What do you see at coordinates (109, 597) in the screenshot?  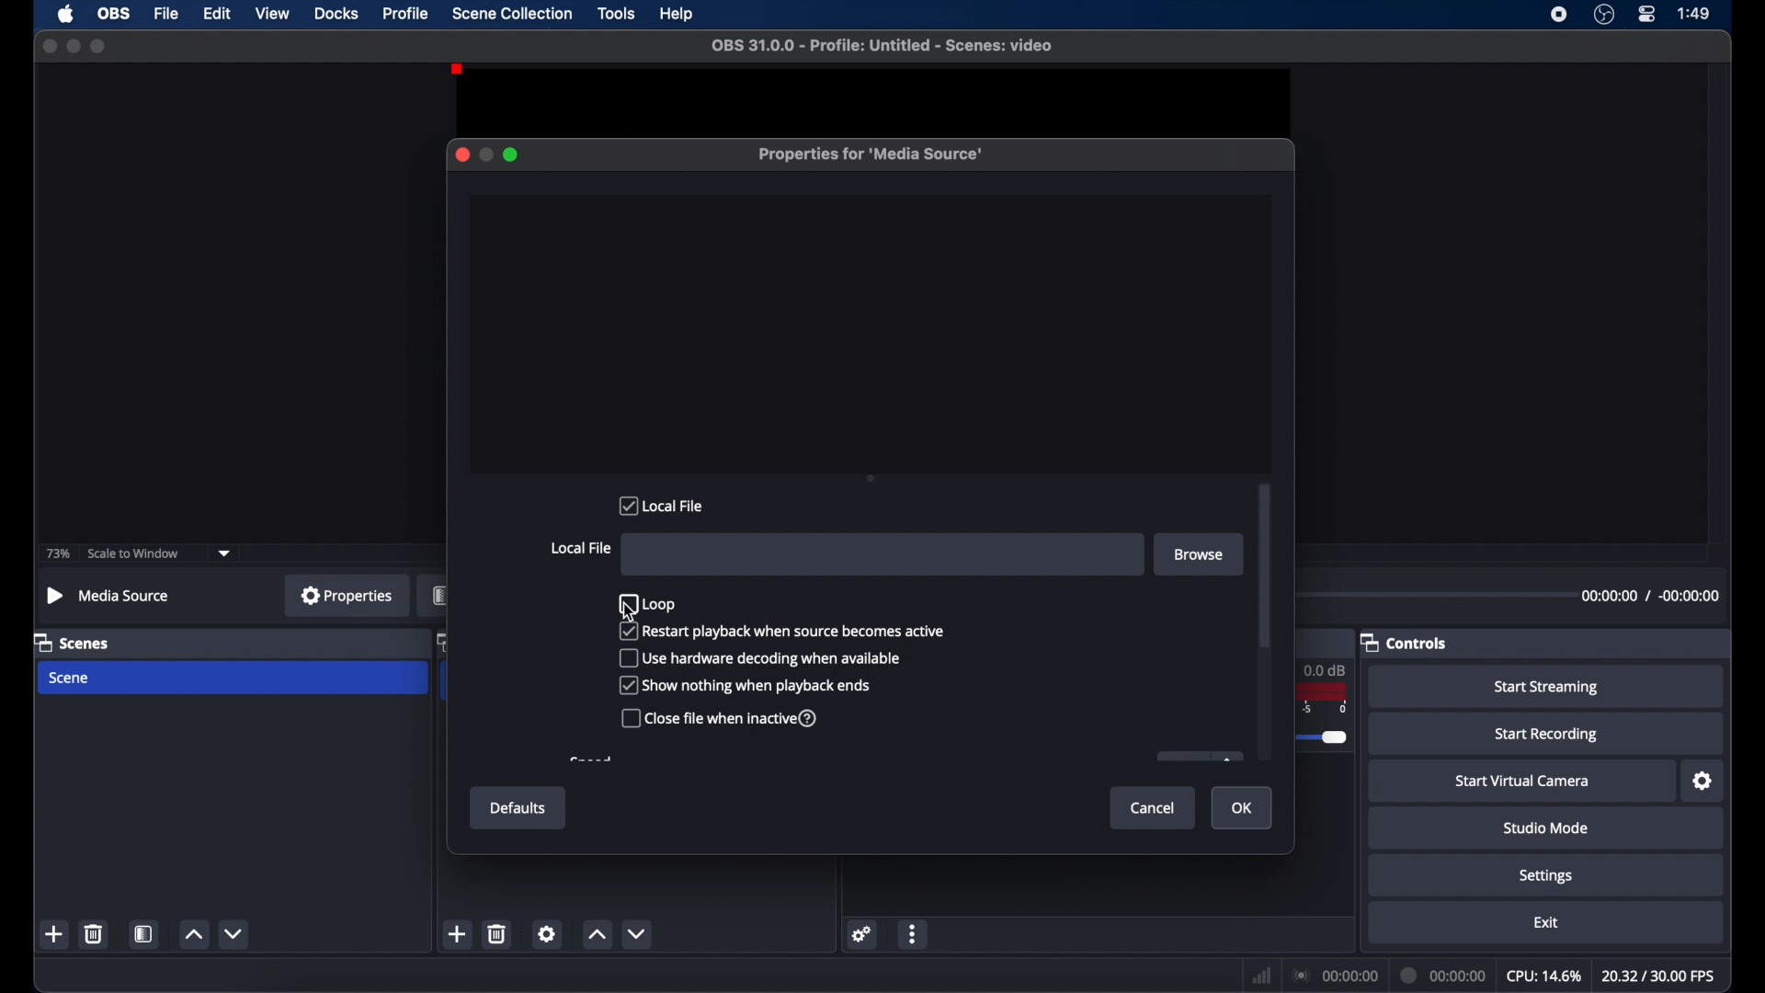 I see `no source selected` at bounding box center [109, 597].